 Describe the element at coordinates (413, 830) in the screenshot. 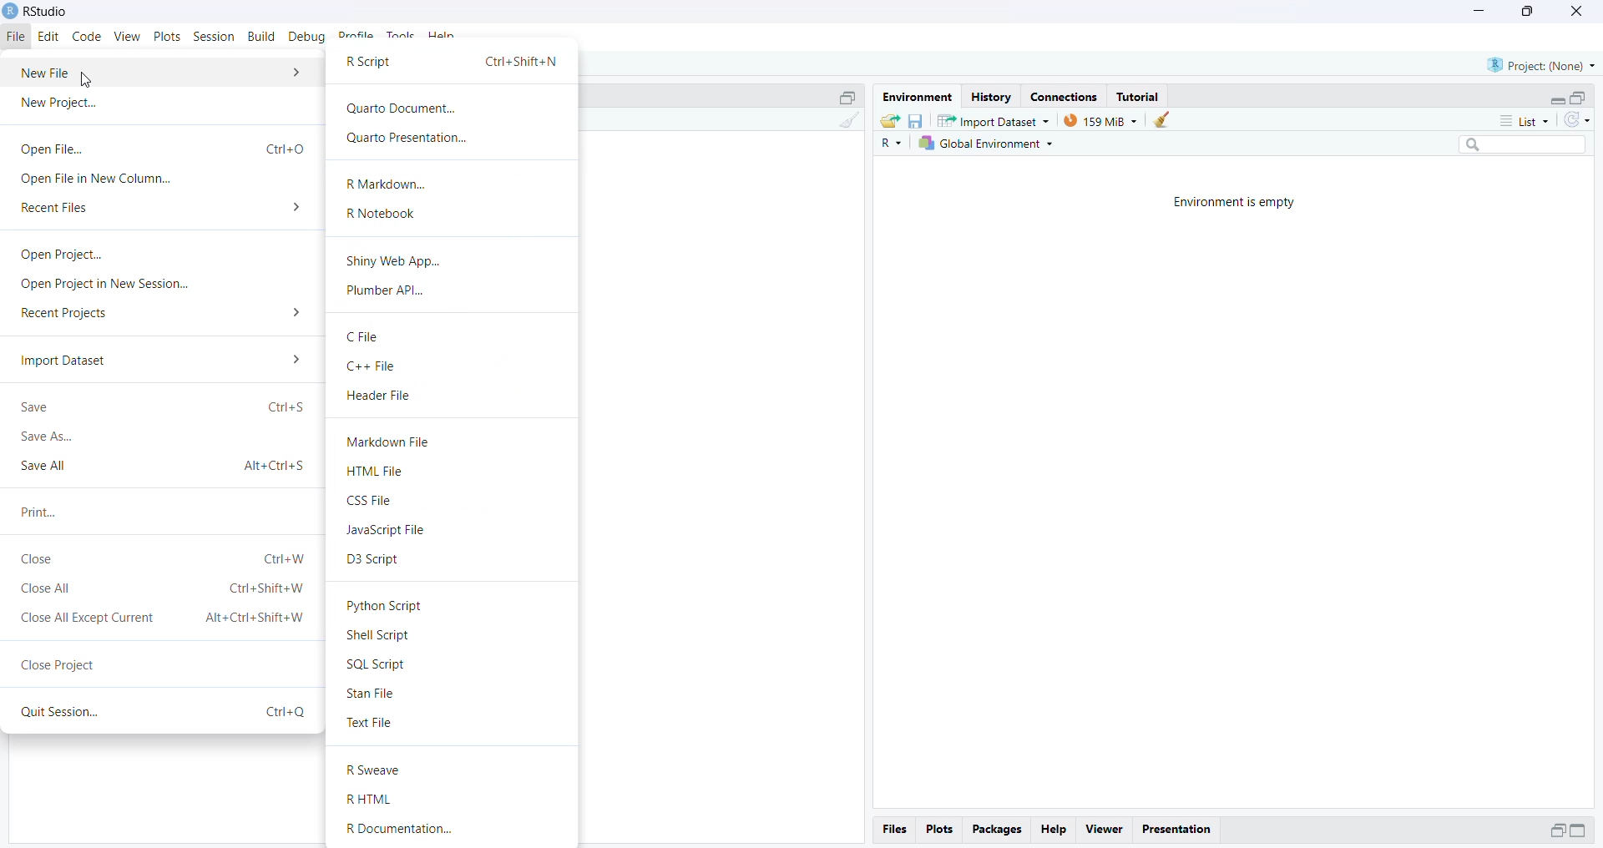

I see `R Documentation...` at that location.